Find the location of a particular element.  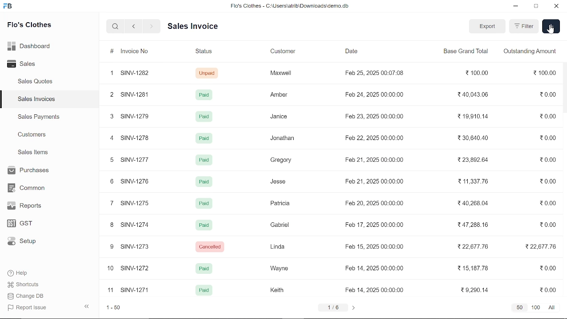

close is located at coordinates (555, 7).